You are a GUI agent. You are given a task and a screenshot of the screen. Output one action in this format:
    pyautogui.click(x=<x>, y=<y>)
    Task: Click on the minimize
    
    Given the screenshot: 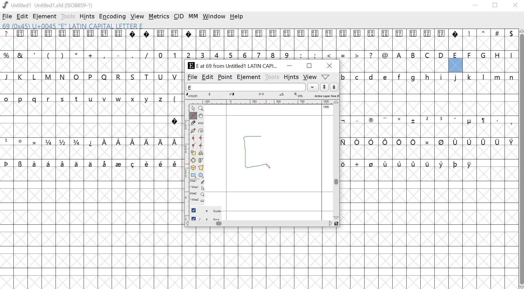 What is the action you would take?
    pyautogui.click(x=289, y=66)
    